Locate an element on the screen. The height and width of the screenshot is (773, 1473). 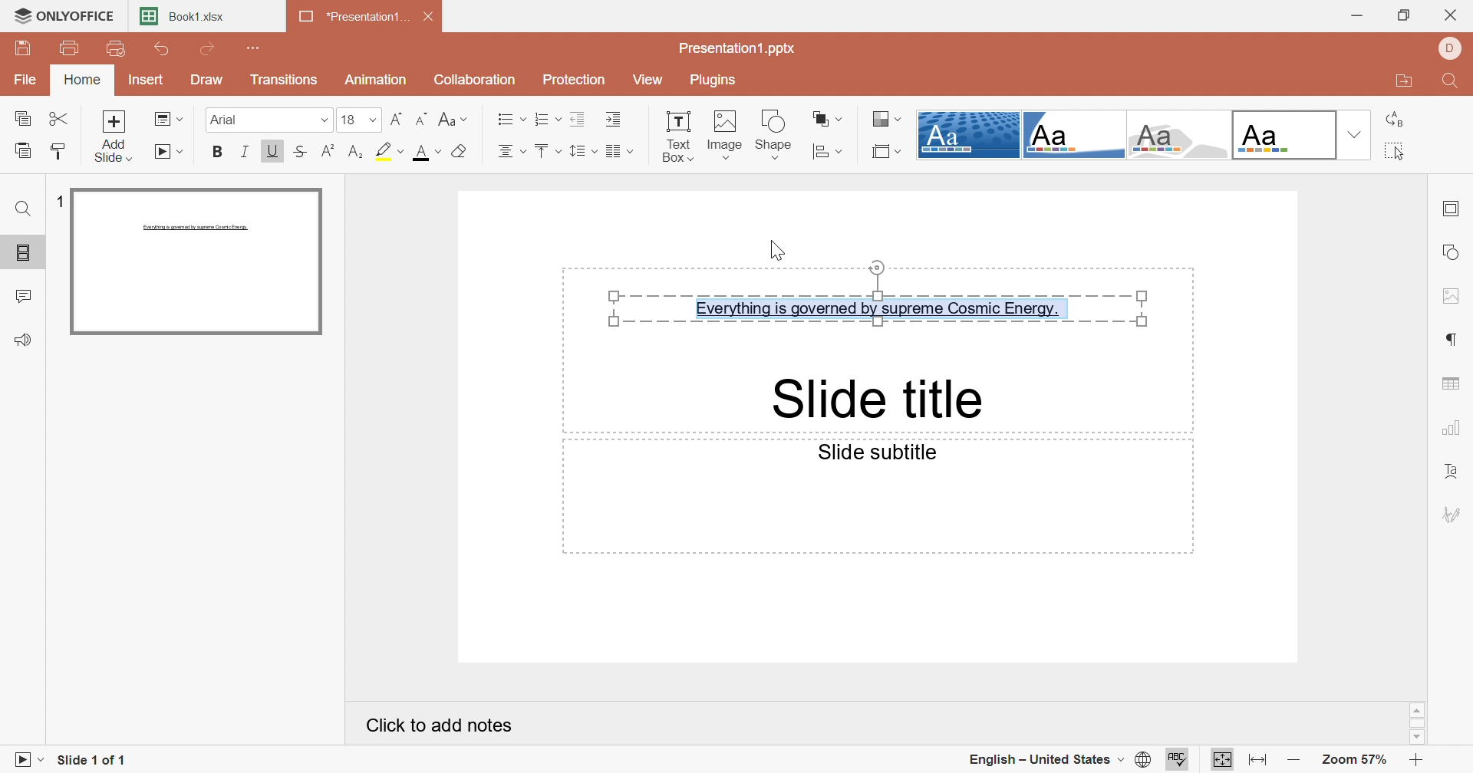
Animation is located at coordinates (377, 78).